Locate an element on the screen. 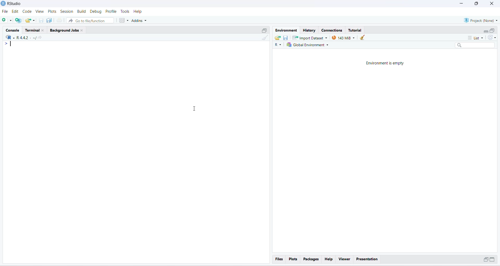 This screenshot has width=500, height=266. project (none) is located at coordinates (480, 20).